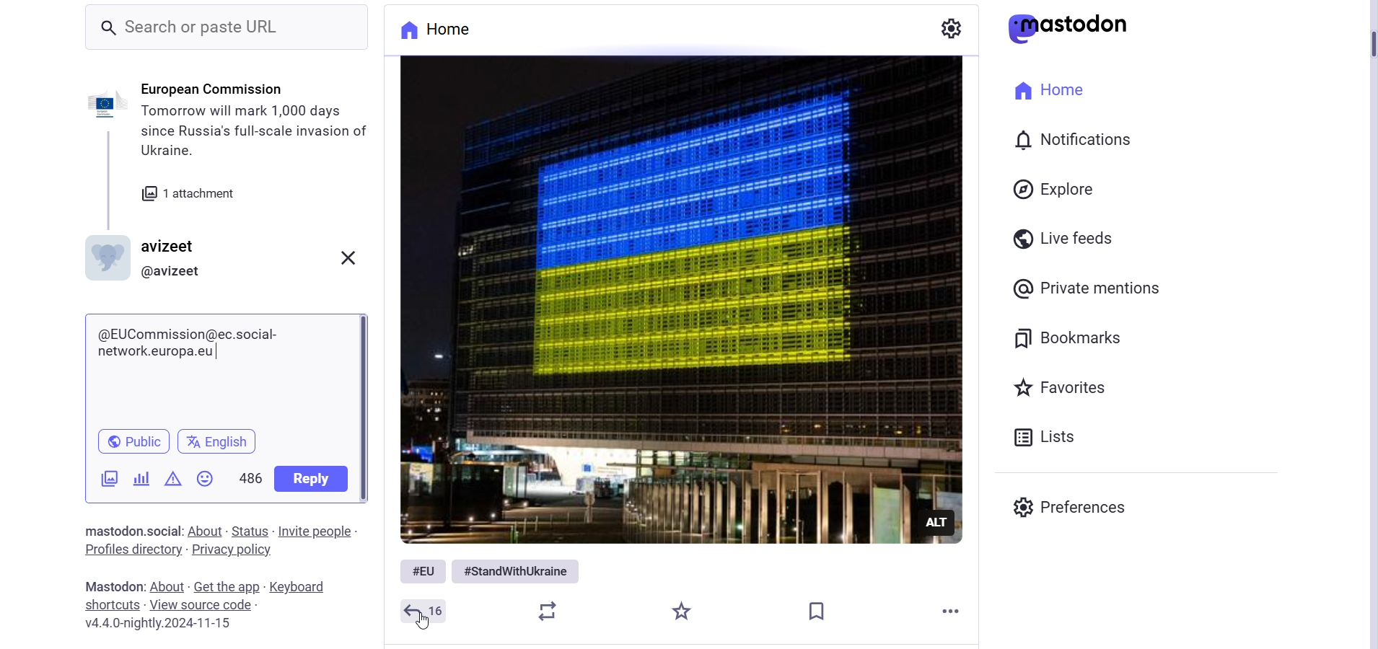 The width and height of the screenshot is (1378, 649). I want to click on Post Information, so click(237, 152).